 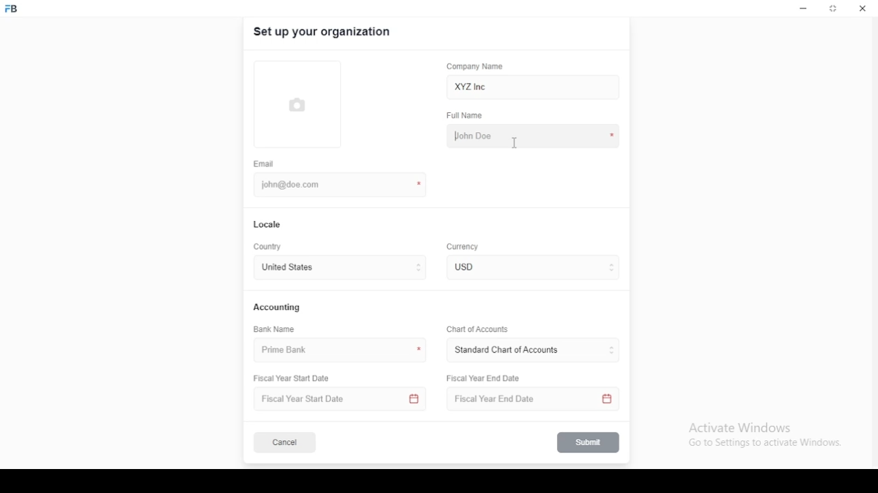 What do you see at coordinates (515, 143) in the screenshot?
I see `mouse pointer` at bounding box center [515, 143].